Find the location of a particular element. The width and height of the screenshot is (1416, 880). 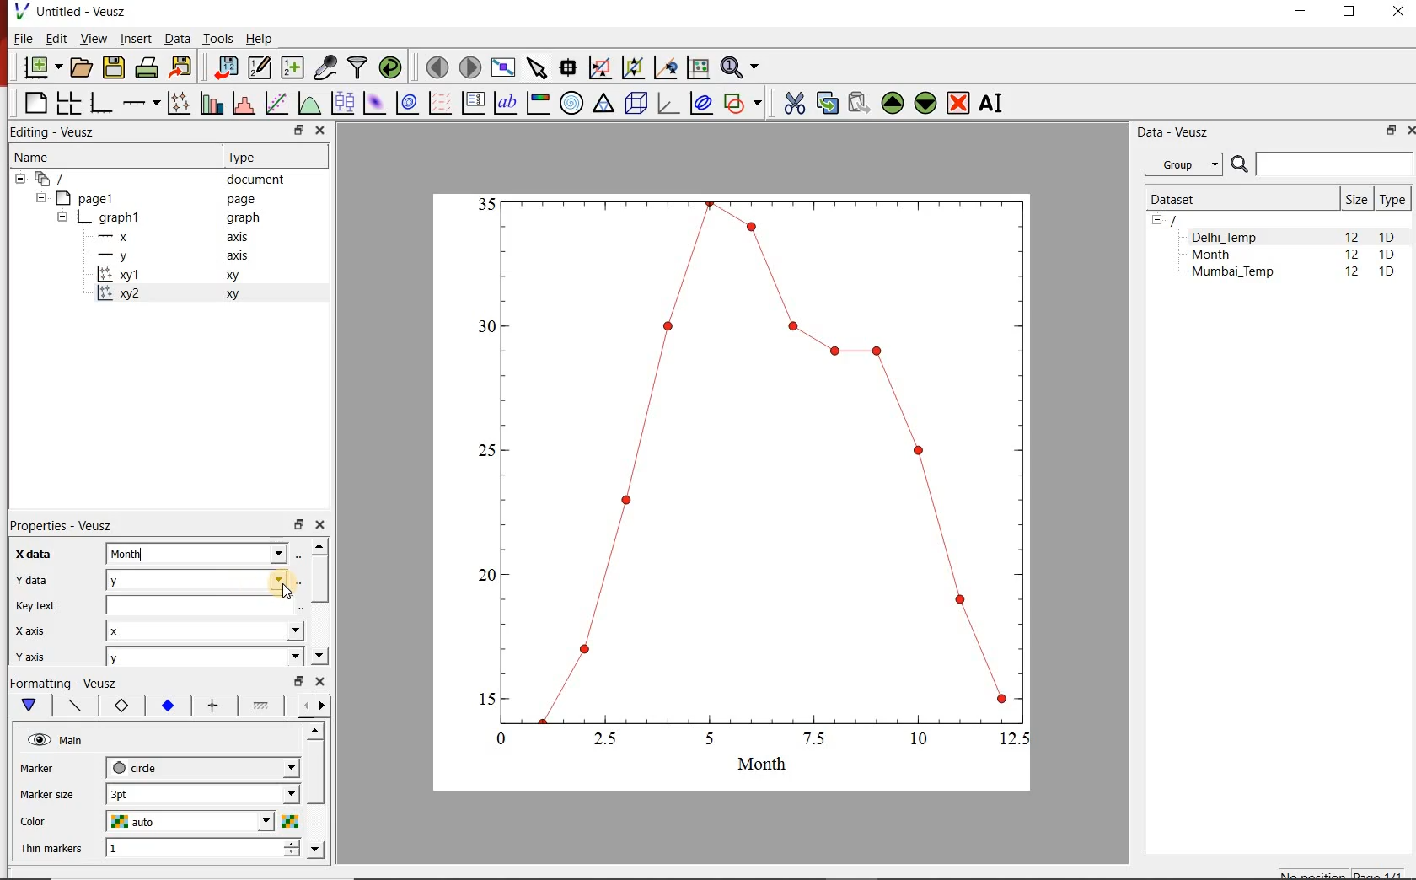

Minor ticks is located at coordinates (262, 706).